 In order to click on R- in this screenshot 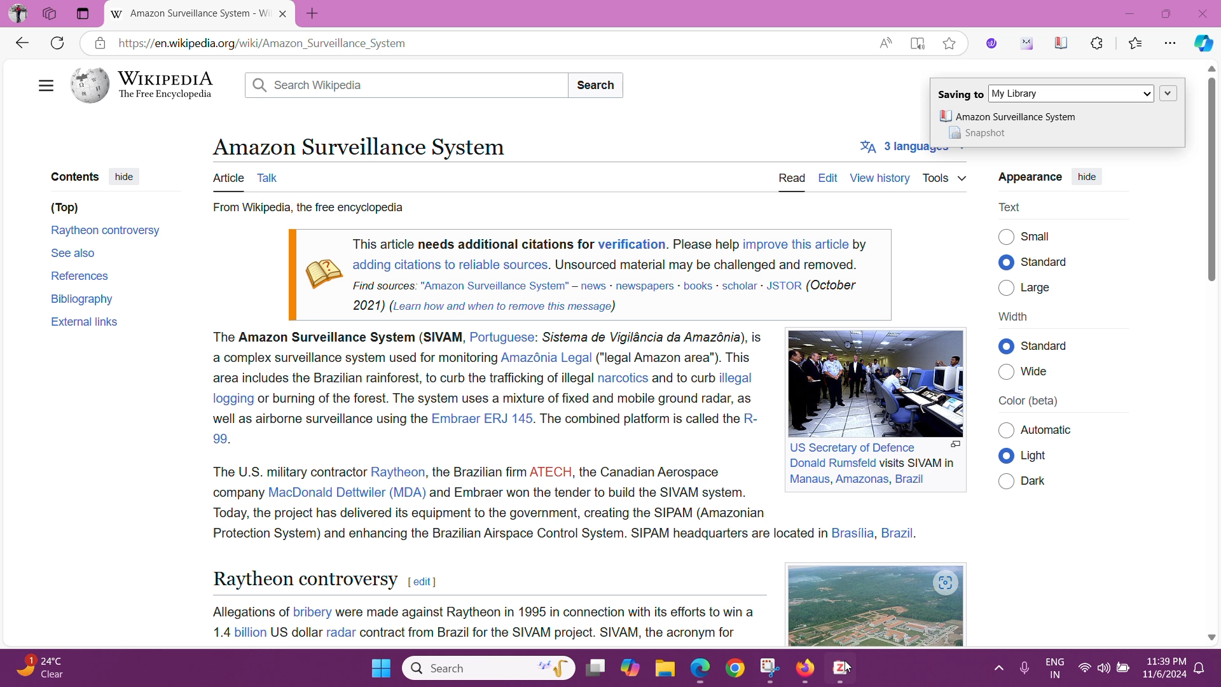, I will do `click(750, 419)`.